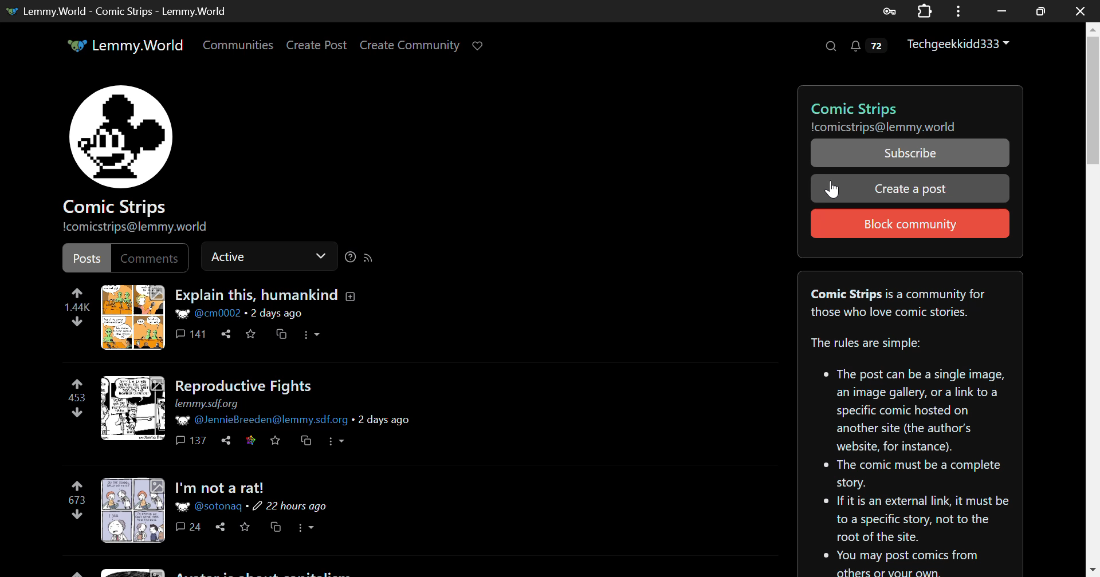 The image size is (1100, 577). What do you see at coordinates (133, 317) in the screenshot?
I see `Post Media` at bounding box center [133, 317].